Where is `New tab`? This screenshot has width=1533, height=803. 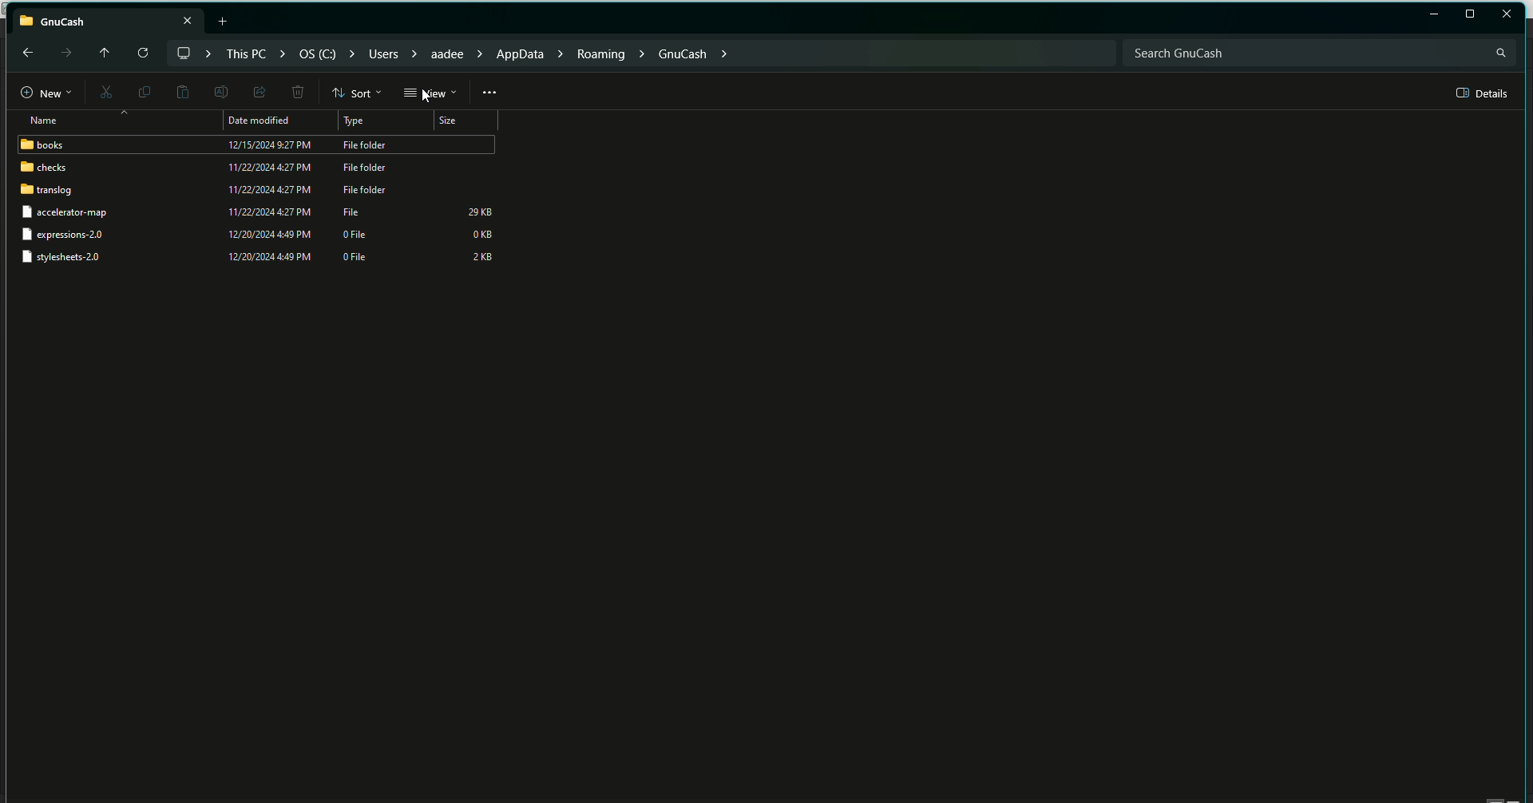 New tab is located at coordinates (225, 21).